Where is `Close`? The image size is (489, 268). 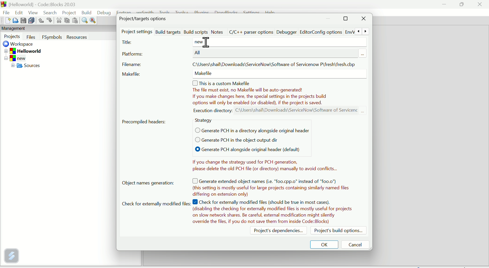 Close is located at coordinates (480, 6).